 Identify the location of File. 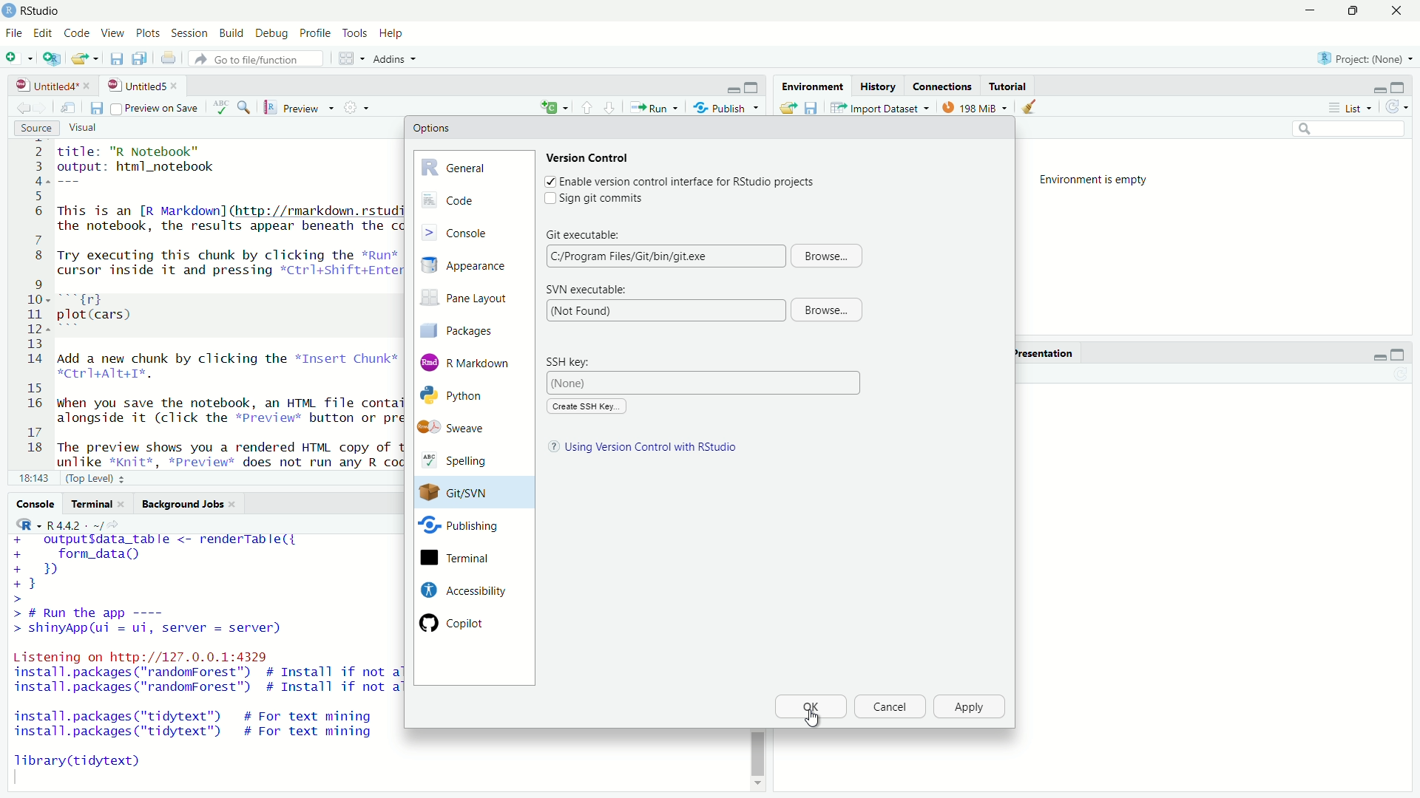
(13, 33).